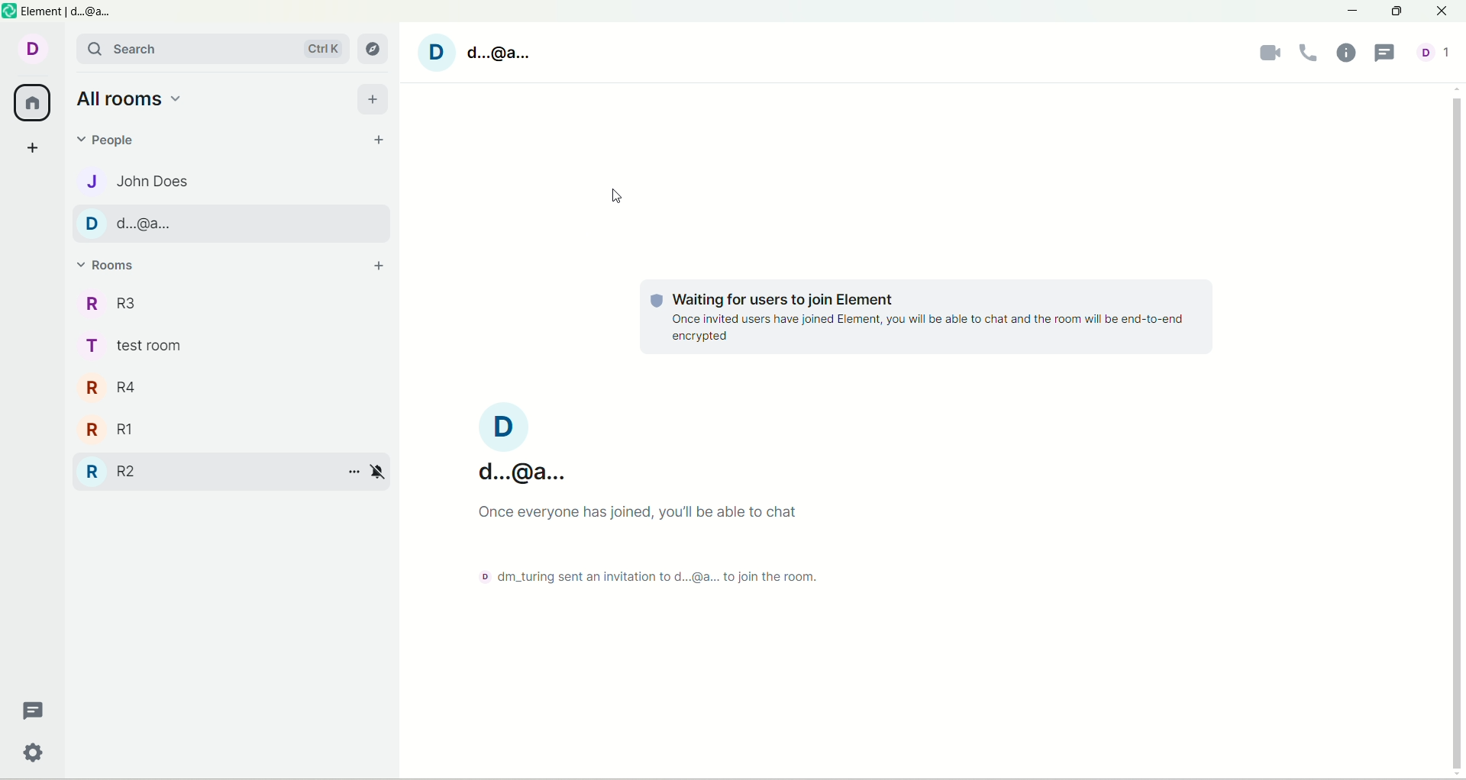 This screenshot has height=780, width=1466. I want to click on maximize, so click(1394, 14).